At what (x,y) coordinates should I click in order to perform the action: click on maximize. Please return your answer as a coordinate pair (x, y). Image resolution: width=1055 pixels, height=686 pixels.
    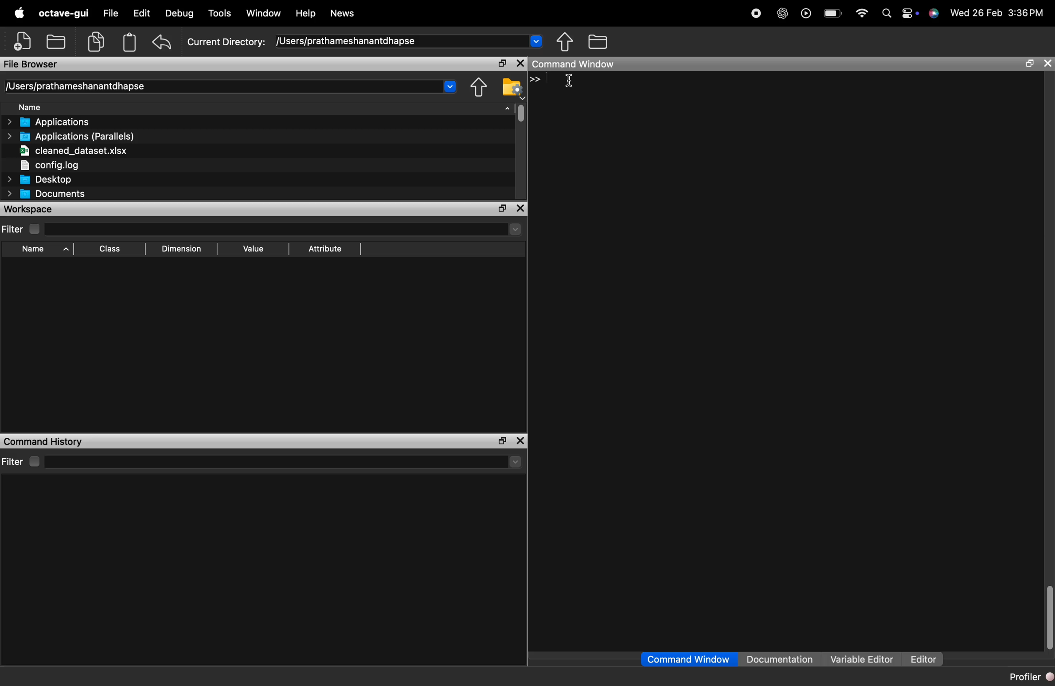
    Looking at the image, I should click on (501, 441).